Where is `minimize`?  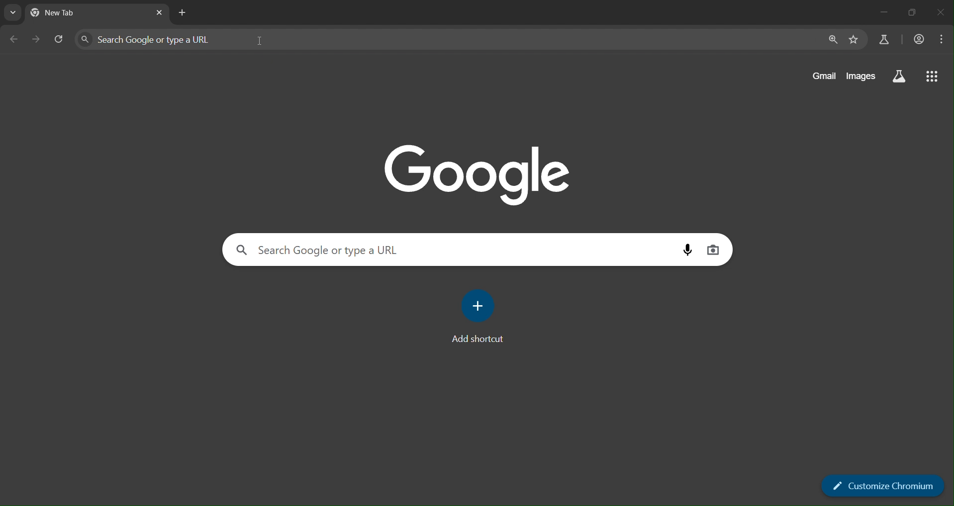
minimize is located at coordinates (882, 12).